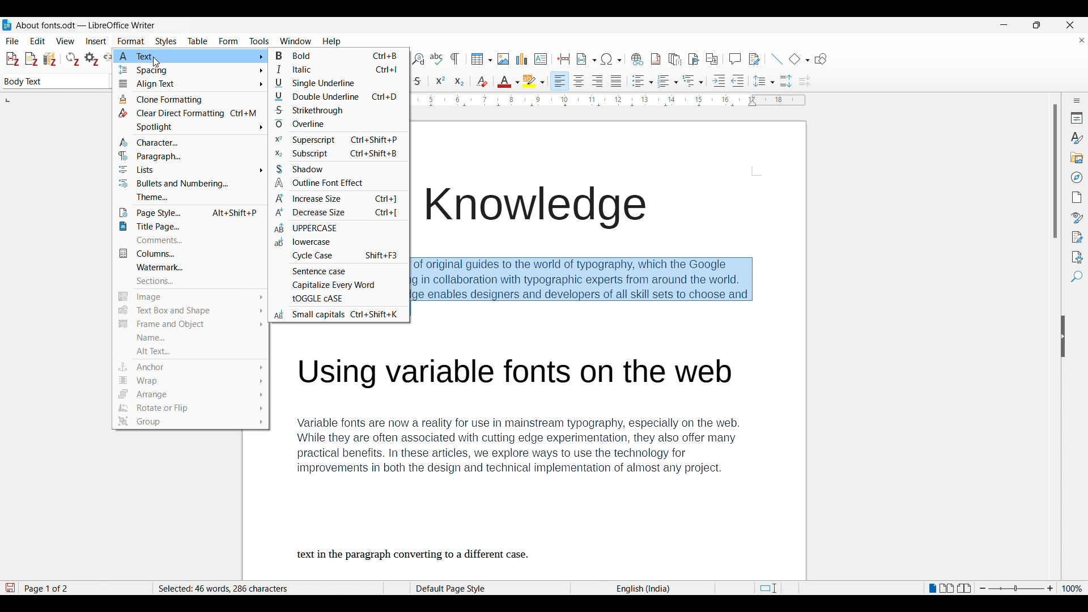 This screenshot has width=1088, height=612. What do you see at coordinates (232, 588) in the screenshot?
I see `Words and character count of selected text` at bounding box center [232, 588].